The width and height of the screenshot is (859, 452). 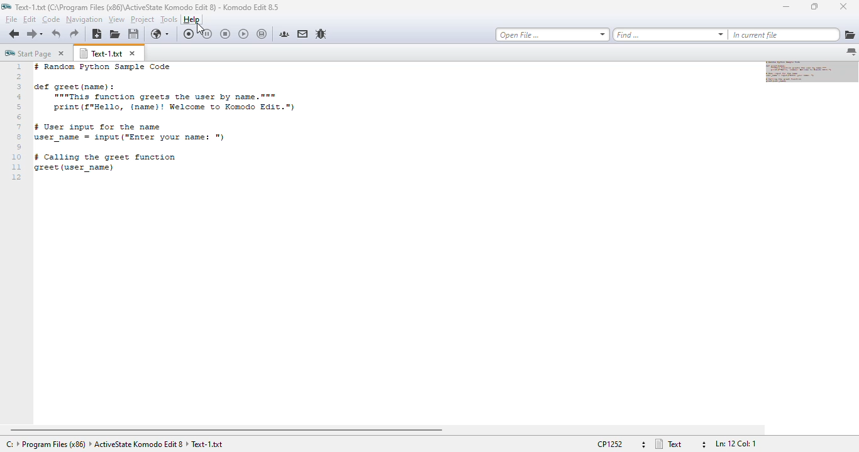 I want to click on undo last action, so click(x=57, y=35).